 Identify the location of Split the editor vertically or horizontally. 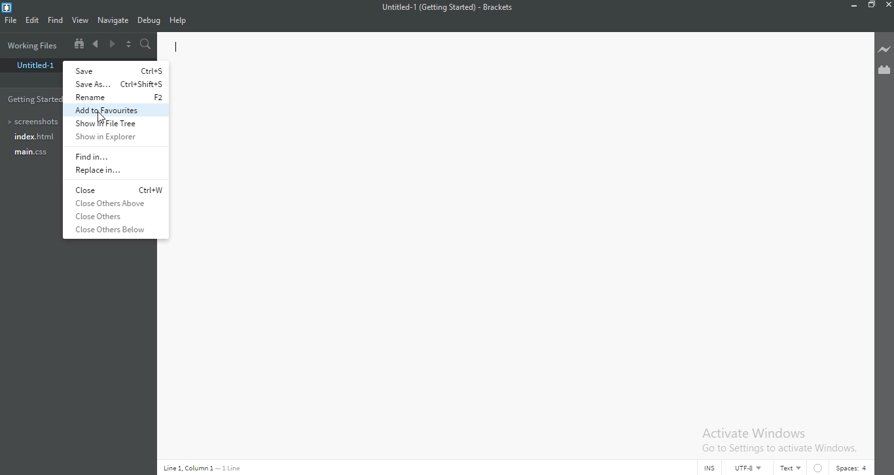
(128, 44).